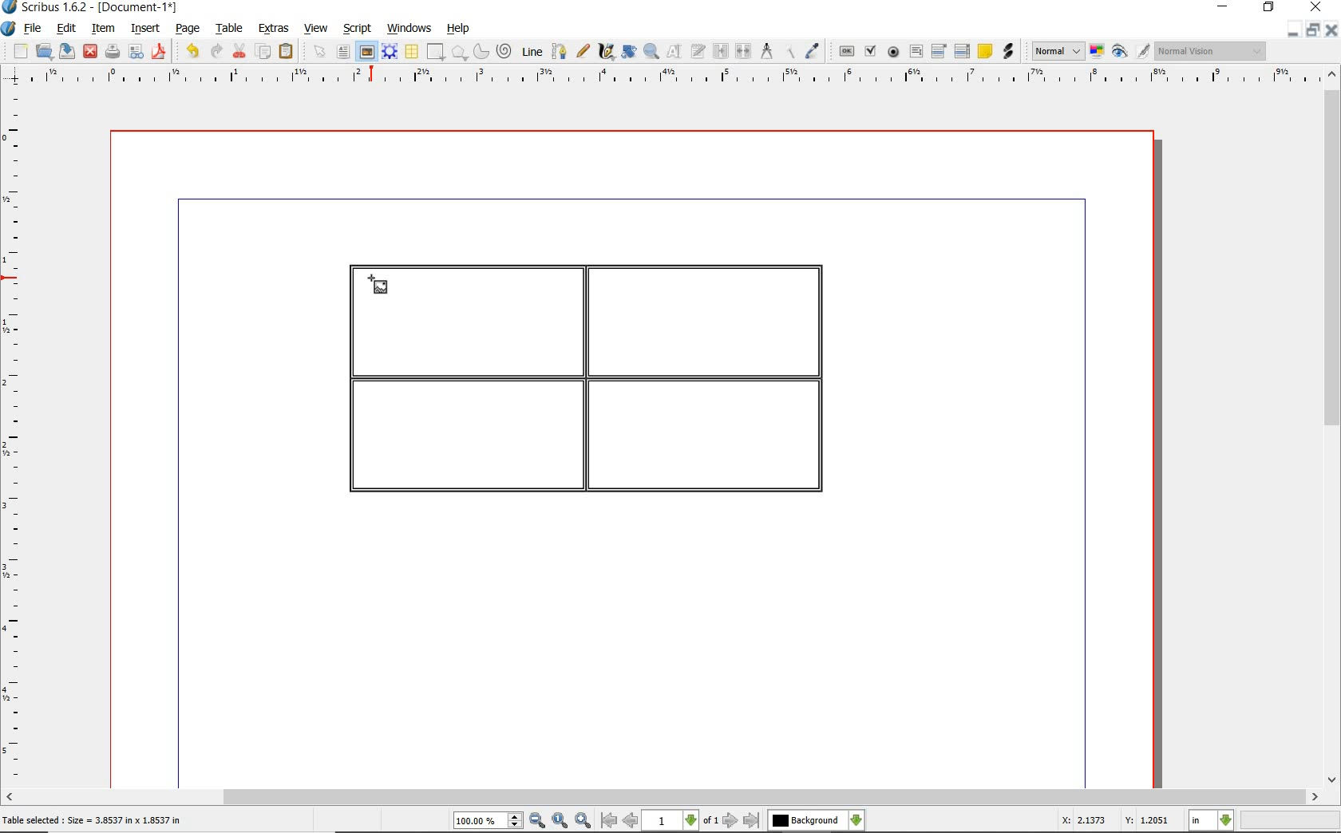 This screenshot has width=1341, height=833. What do you see at coordinates (192, 51) in the screenshot?
I see `undo` at bounding box center [192, 51].